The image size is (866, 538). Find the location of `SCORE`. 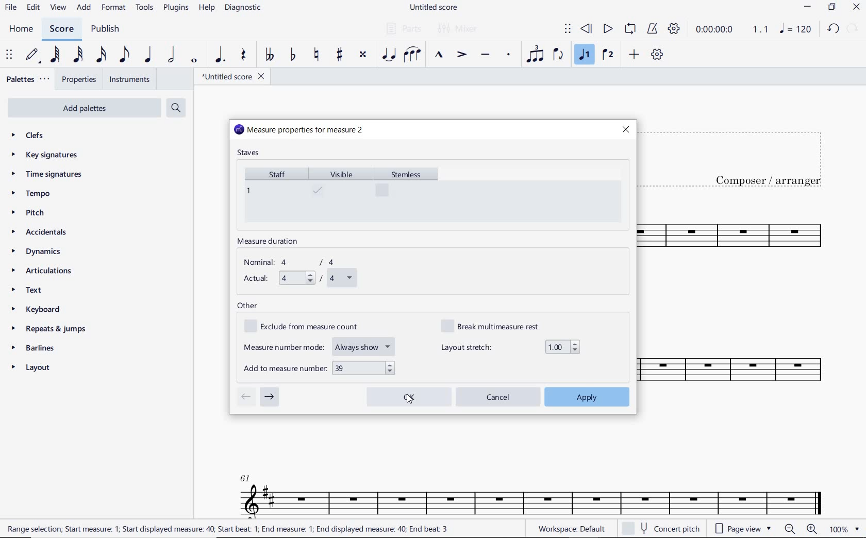

SCORE is located at coordinates (61, 29).